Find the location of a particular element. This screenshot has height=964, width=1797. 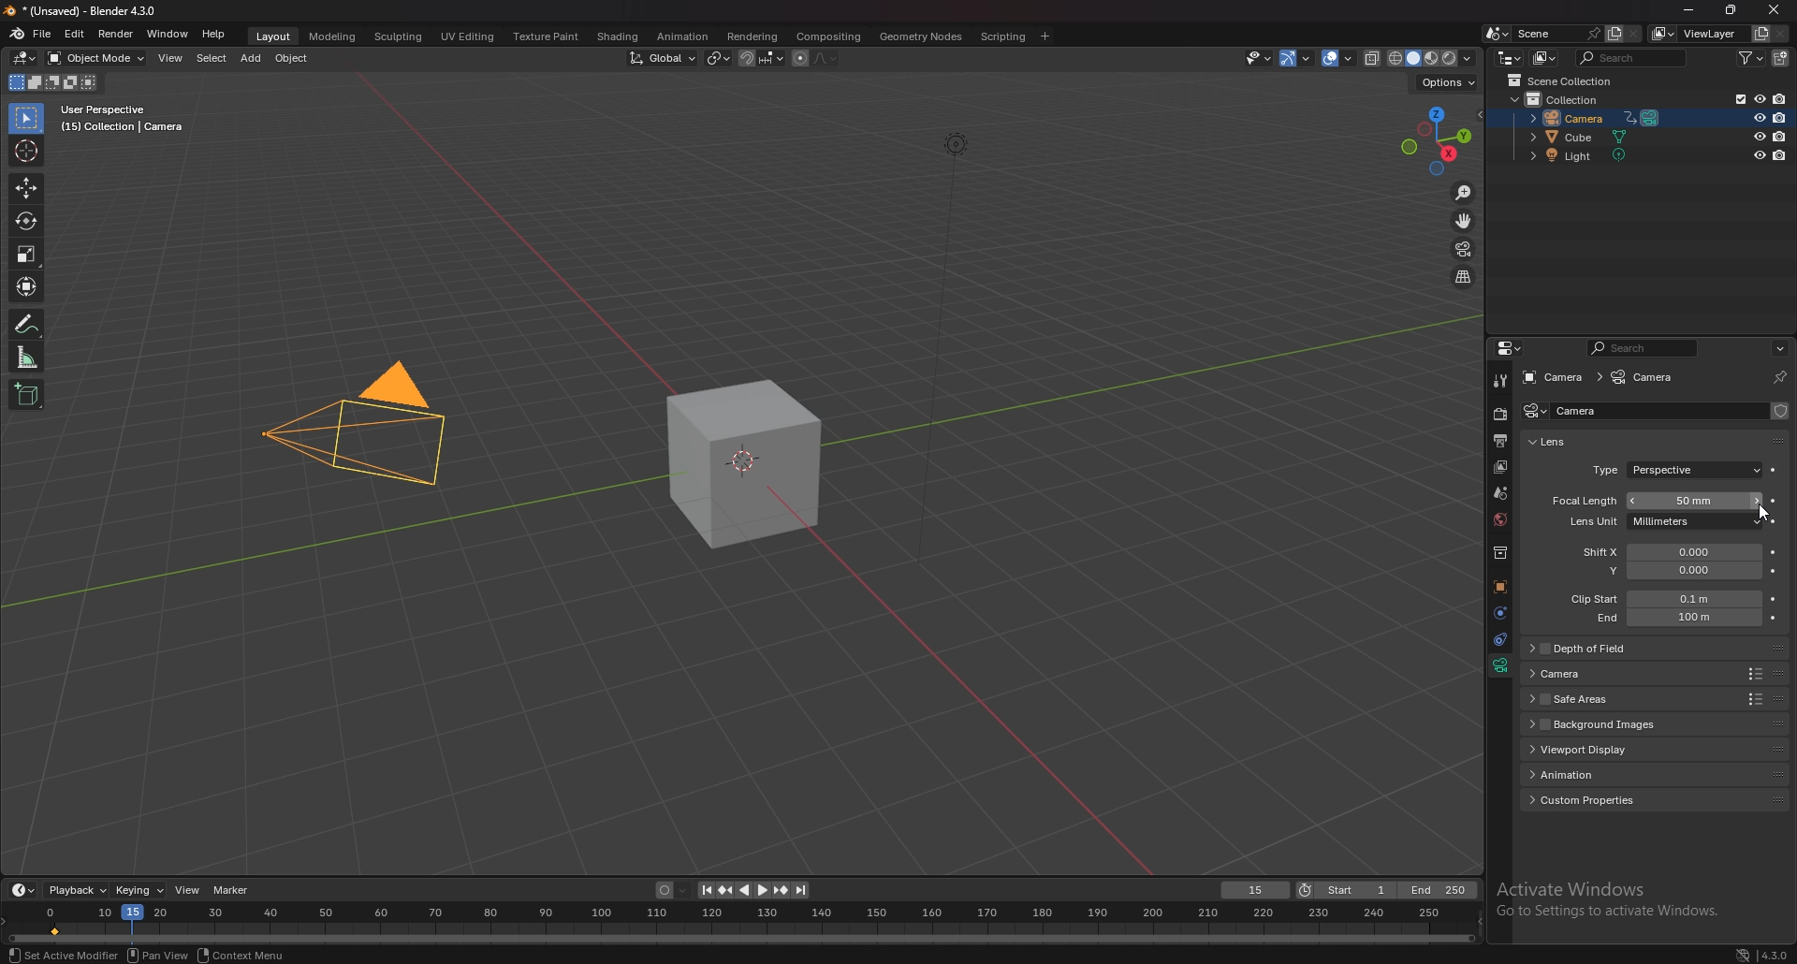

hide in viewport is located at coordinates (1758, 99).